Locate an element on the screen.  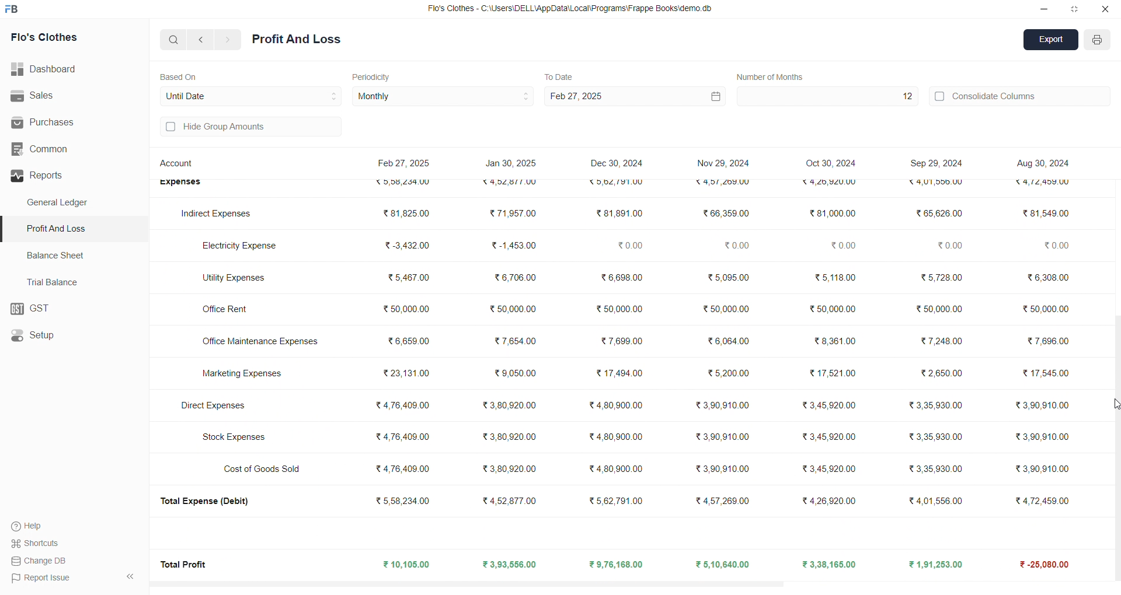
Until Date is located at coordinates (251, 94).